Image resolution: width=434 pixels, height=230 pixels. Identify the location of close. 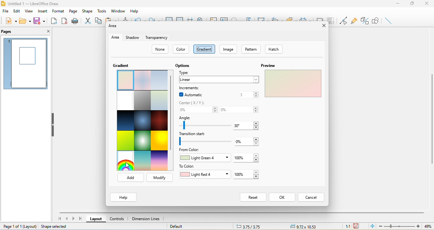
(322, 25).